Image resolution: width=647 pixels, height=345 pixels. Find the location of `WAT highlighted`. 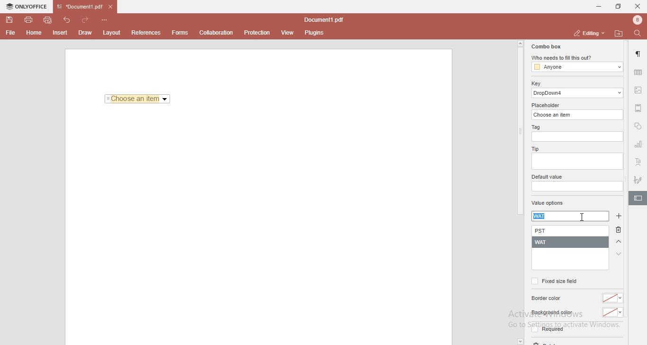

WAT highlighted is located at coordinates (543, 216).